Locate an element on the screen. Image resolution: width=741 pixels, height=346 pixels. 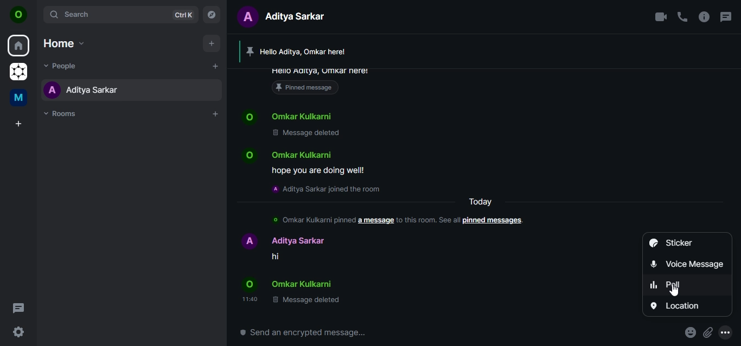
aditya sarkar is located at coordinates (82, 89).